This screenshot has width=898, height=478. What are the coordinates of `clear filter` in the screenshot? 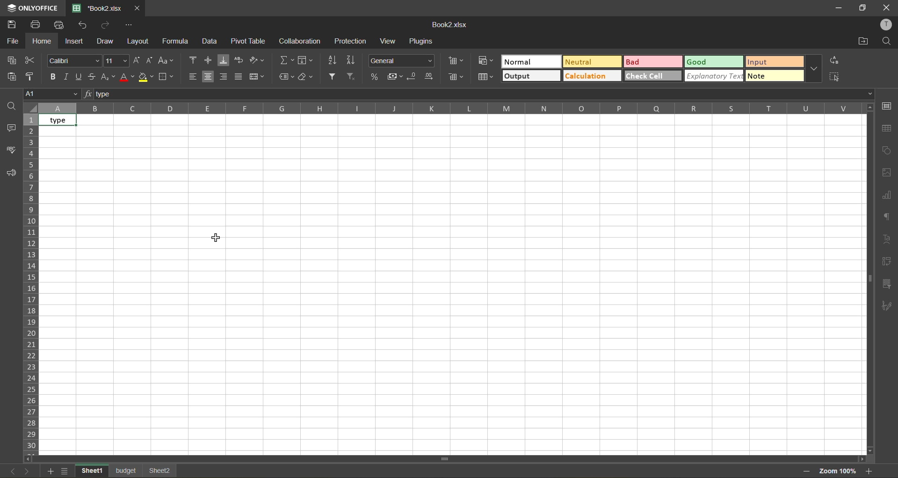 It's located at (351, 77).